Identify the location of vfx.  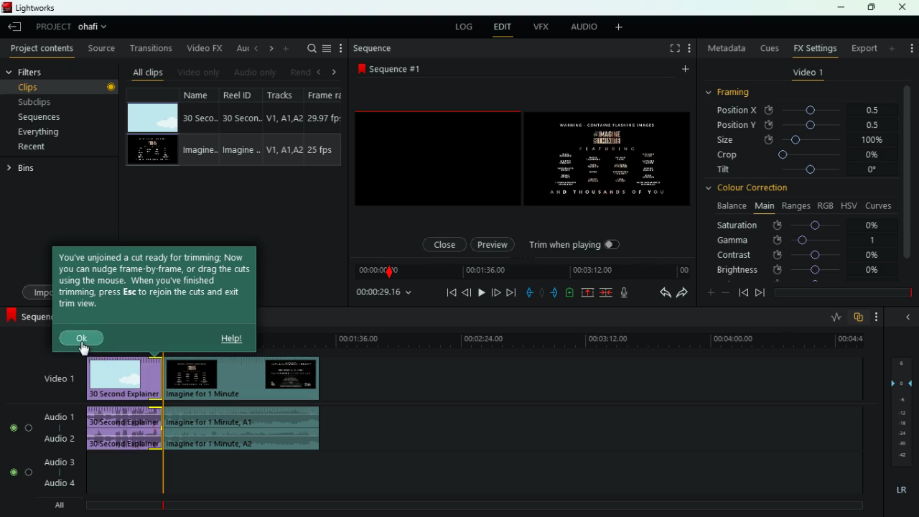
(544, 27).